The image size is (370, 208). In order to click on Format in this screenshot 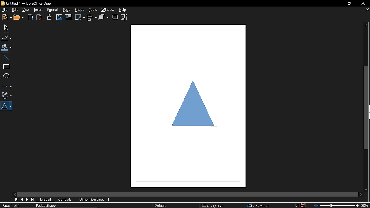, I will do `click(53, 10)`.